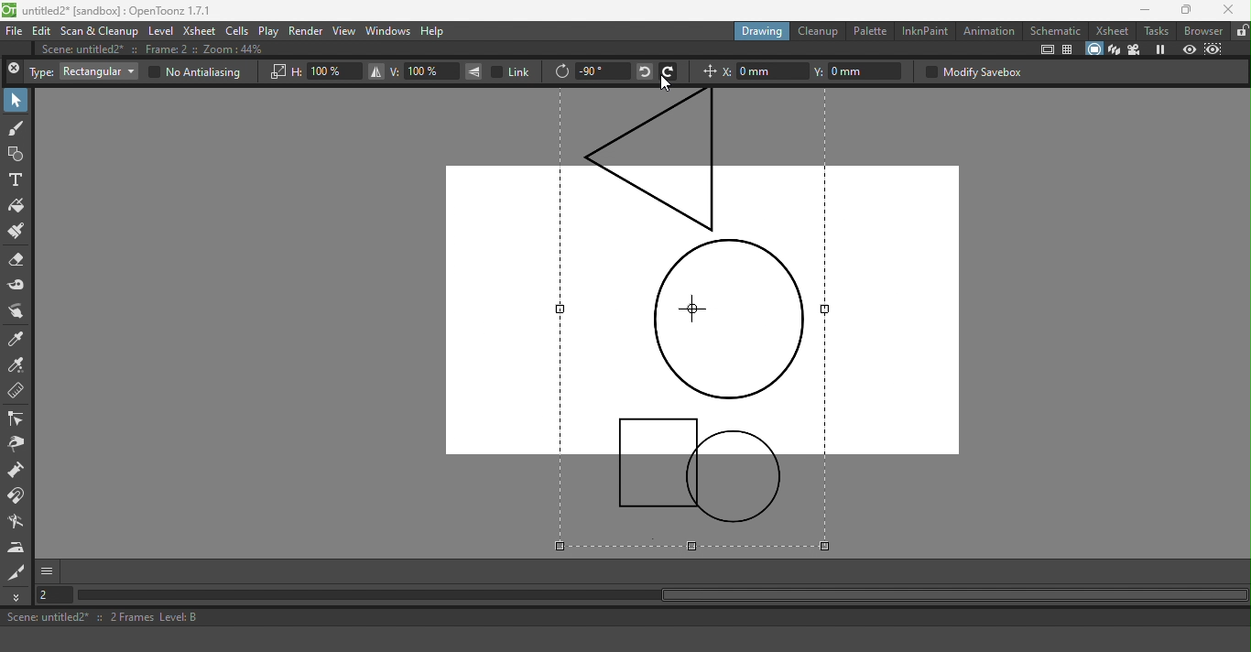  Describe the element at coordinates (1046, 49) in the screenshot. I see `Safe area` at that location.